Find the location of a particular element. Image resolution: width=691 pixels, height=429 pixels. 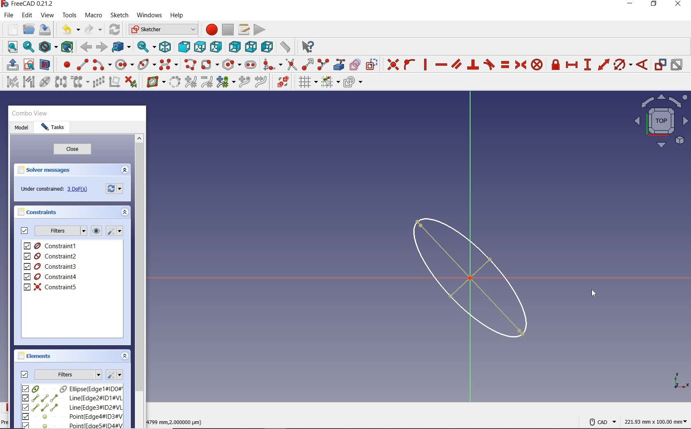

constrain vertically is located at coordinates (425, 65).